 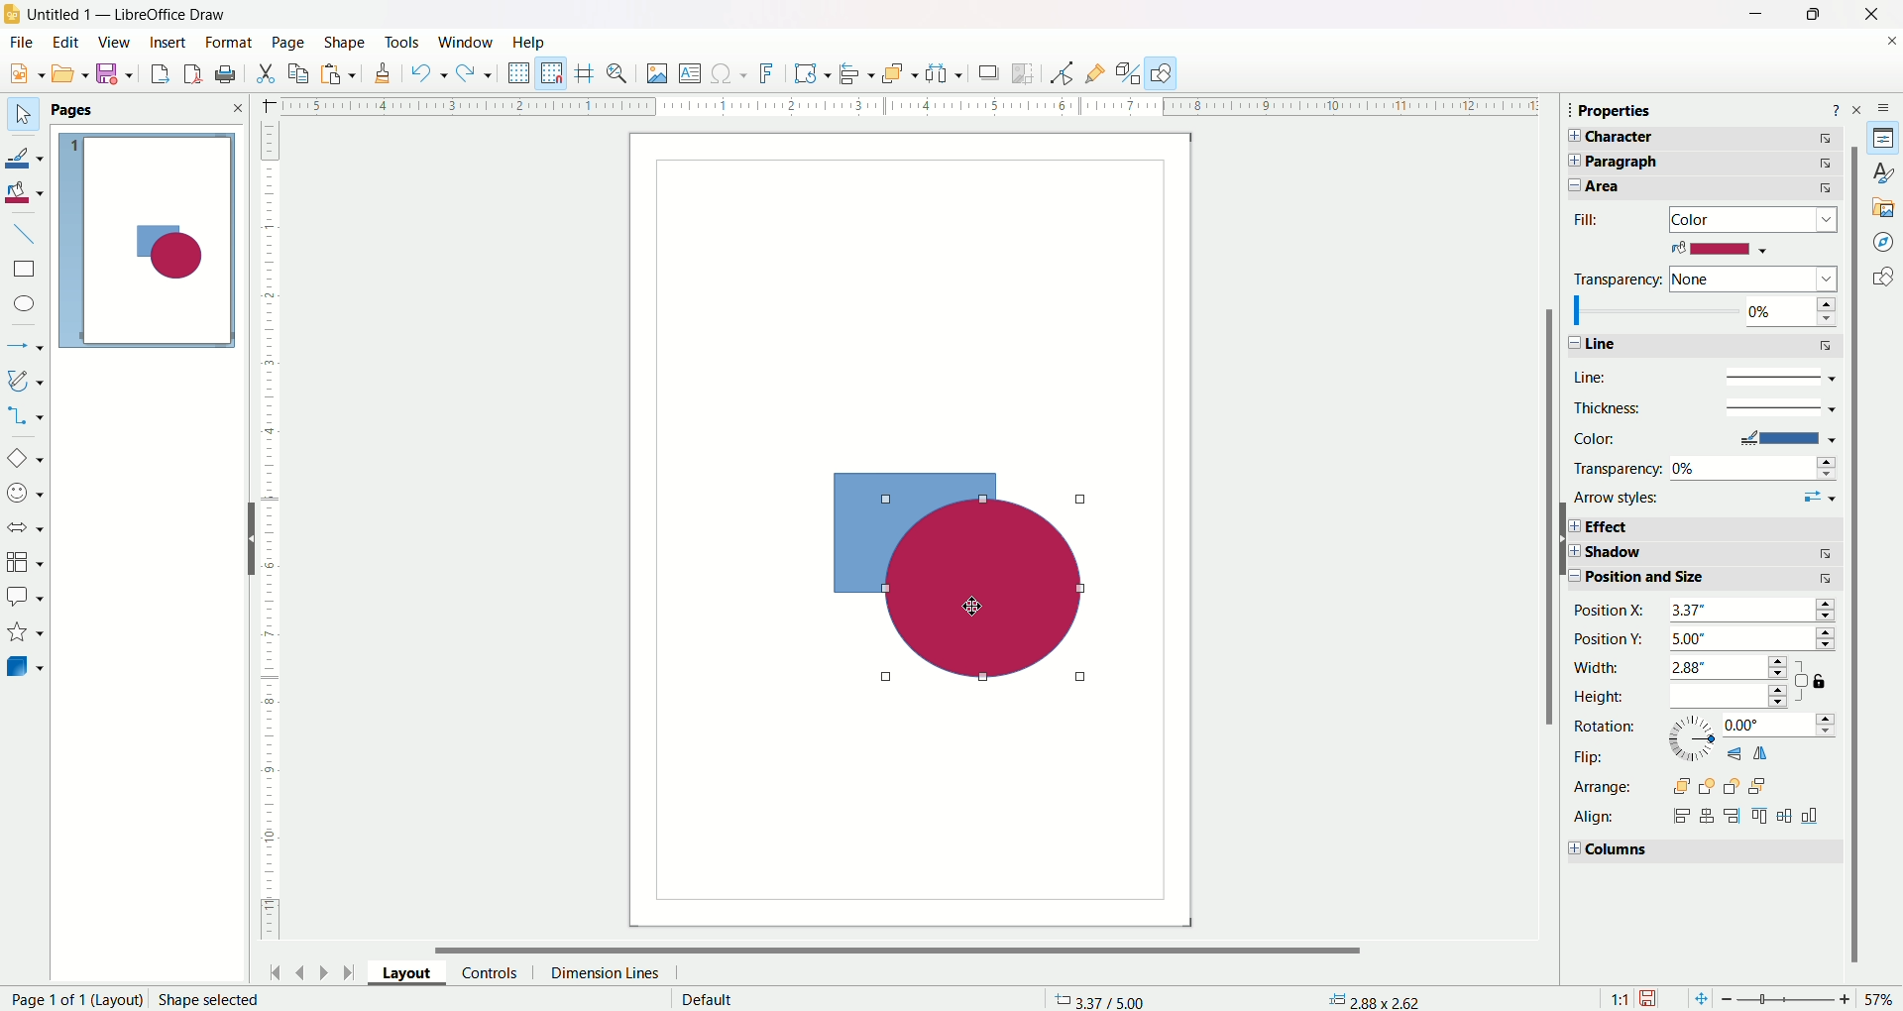 I want to click on rectangle, so click(x=24, y=269).